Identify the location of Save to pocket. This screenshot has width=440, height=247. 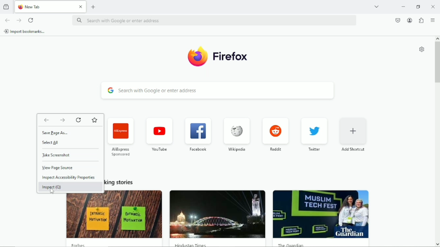
(396, 20).